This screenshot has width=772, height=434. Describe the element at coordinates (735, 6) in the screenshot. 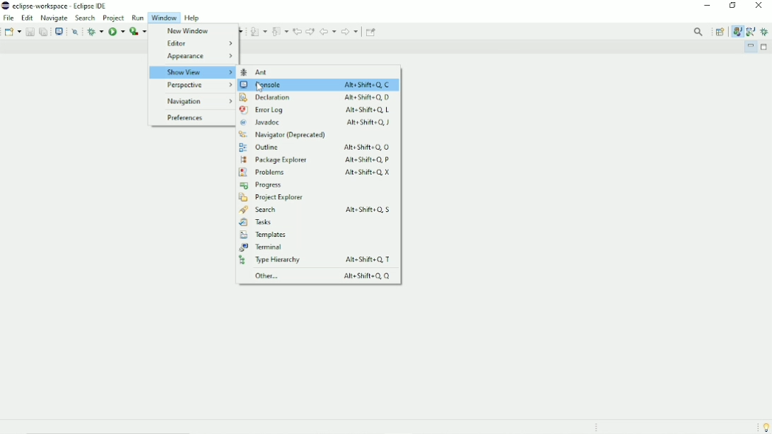

I see `Restore ` at that location.